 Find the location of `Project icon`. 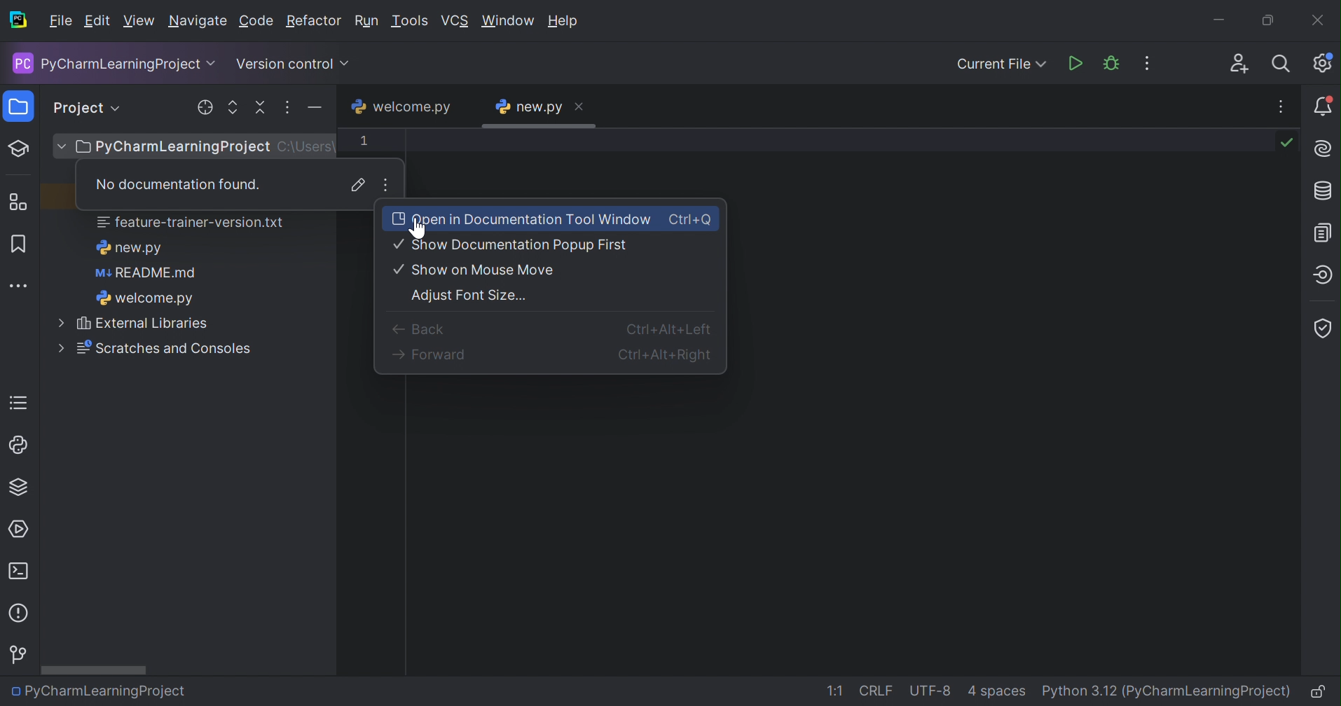

Project icon is located at coordinates (15, 107).